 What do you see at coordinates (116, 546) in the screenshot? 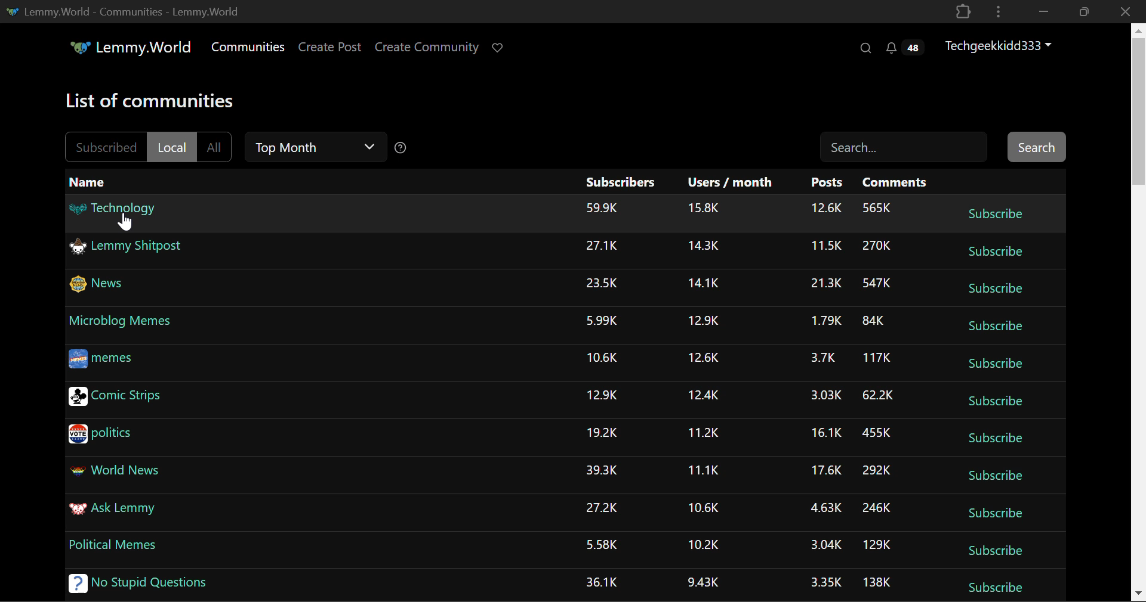
I see `Political Memes` at bounding box center [116, 546].